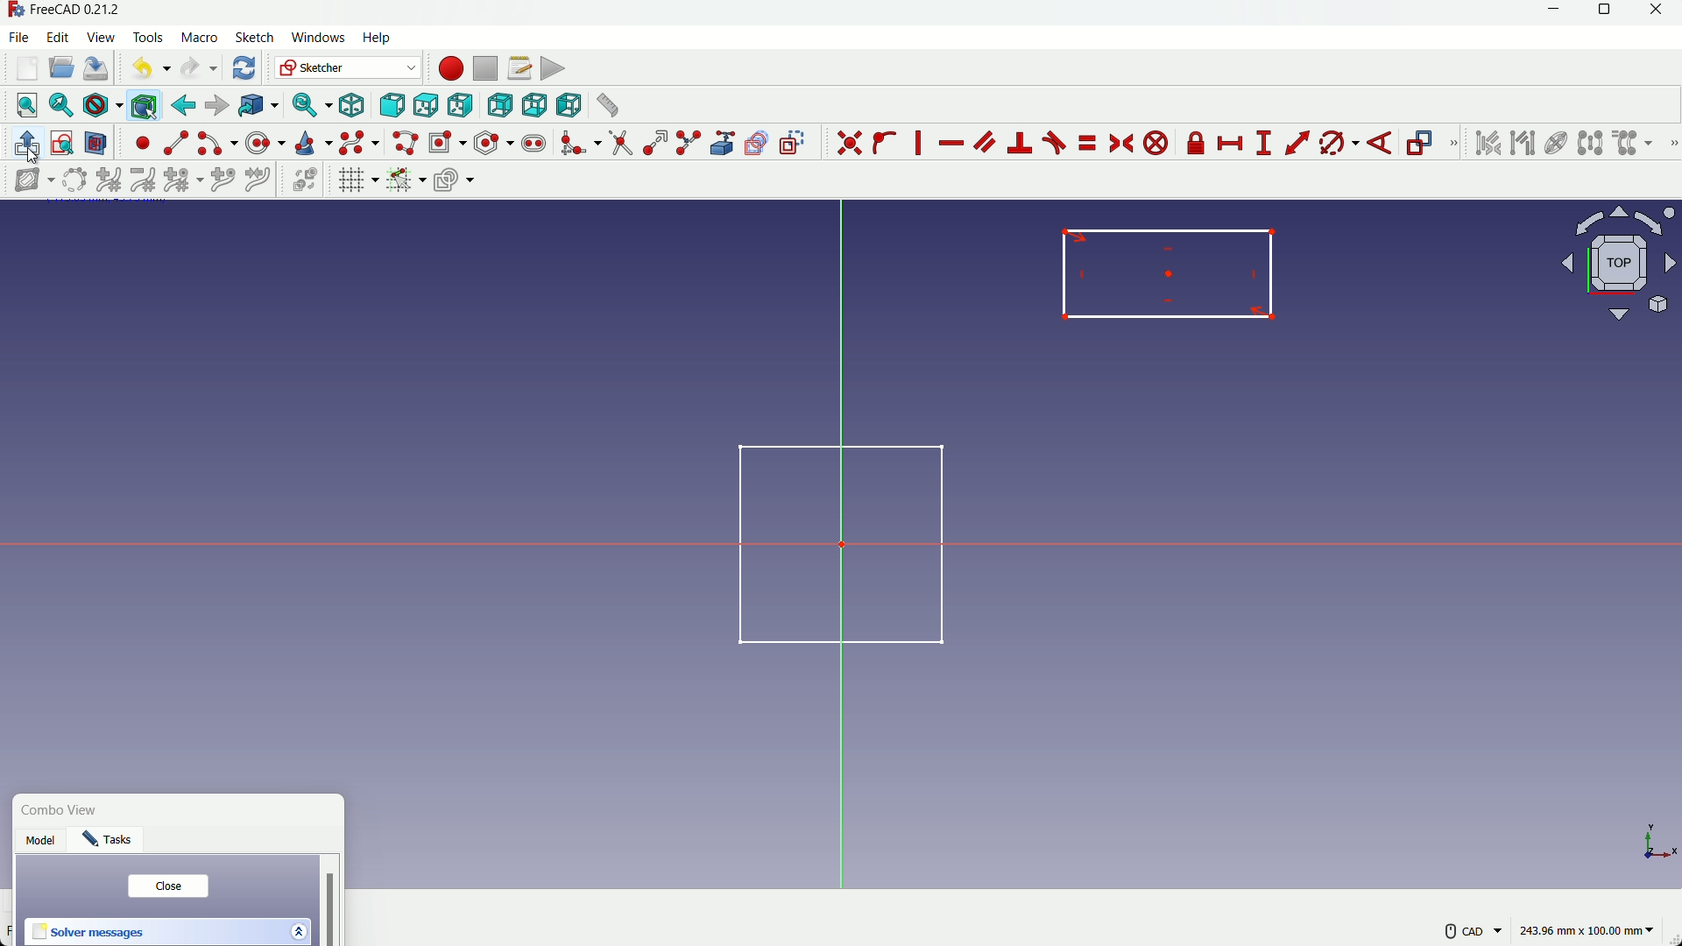 The width and height of the screenshot is (1682, 946). Describe the element at coordinates (59, 69) in the screenshot. I see `open file` at that location.